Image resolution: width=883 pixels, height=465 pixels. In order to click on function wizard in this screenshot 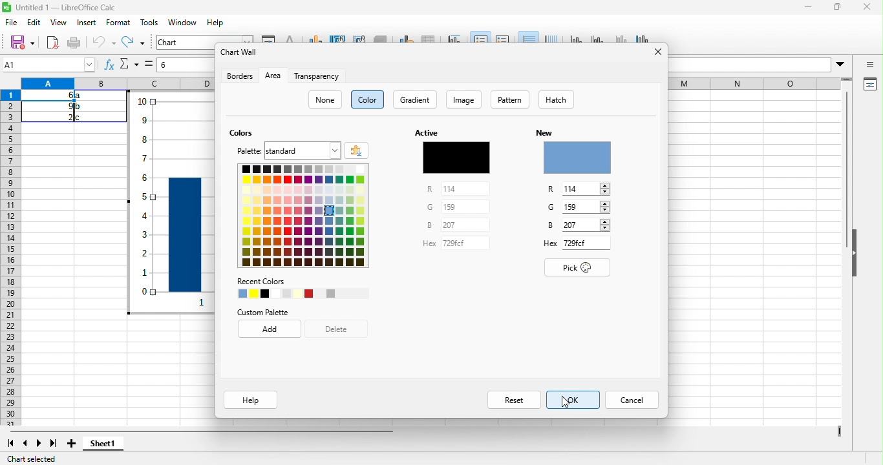, I will do `click(109, 65)`.